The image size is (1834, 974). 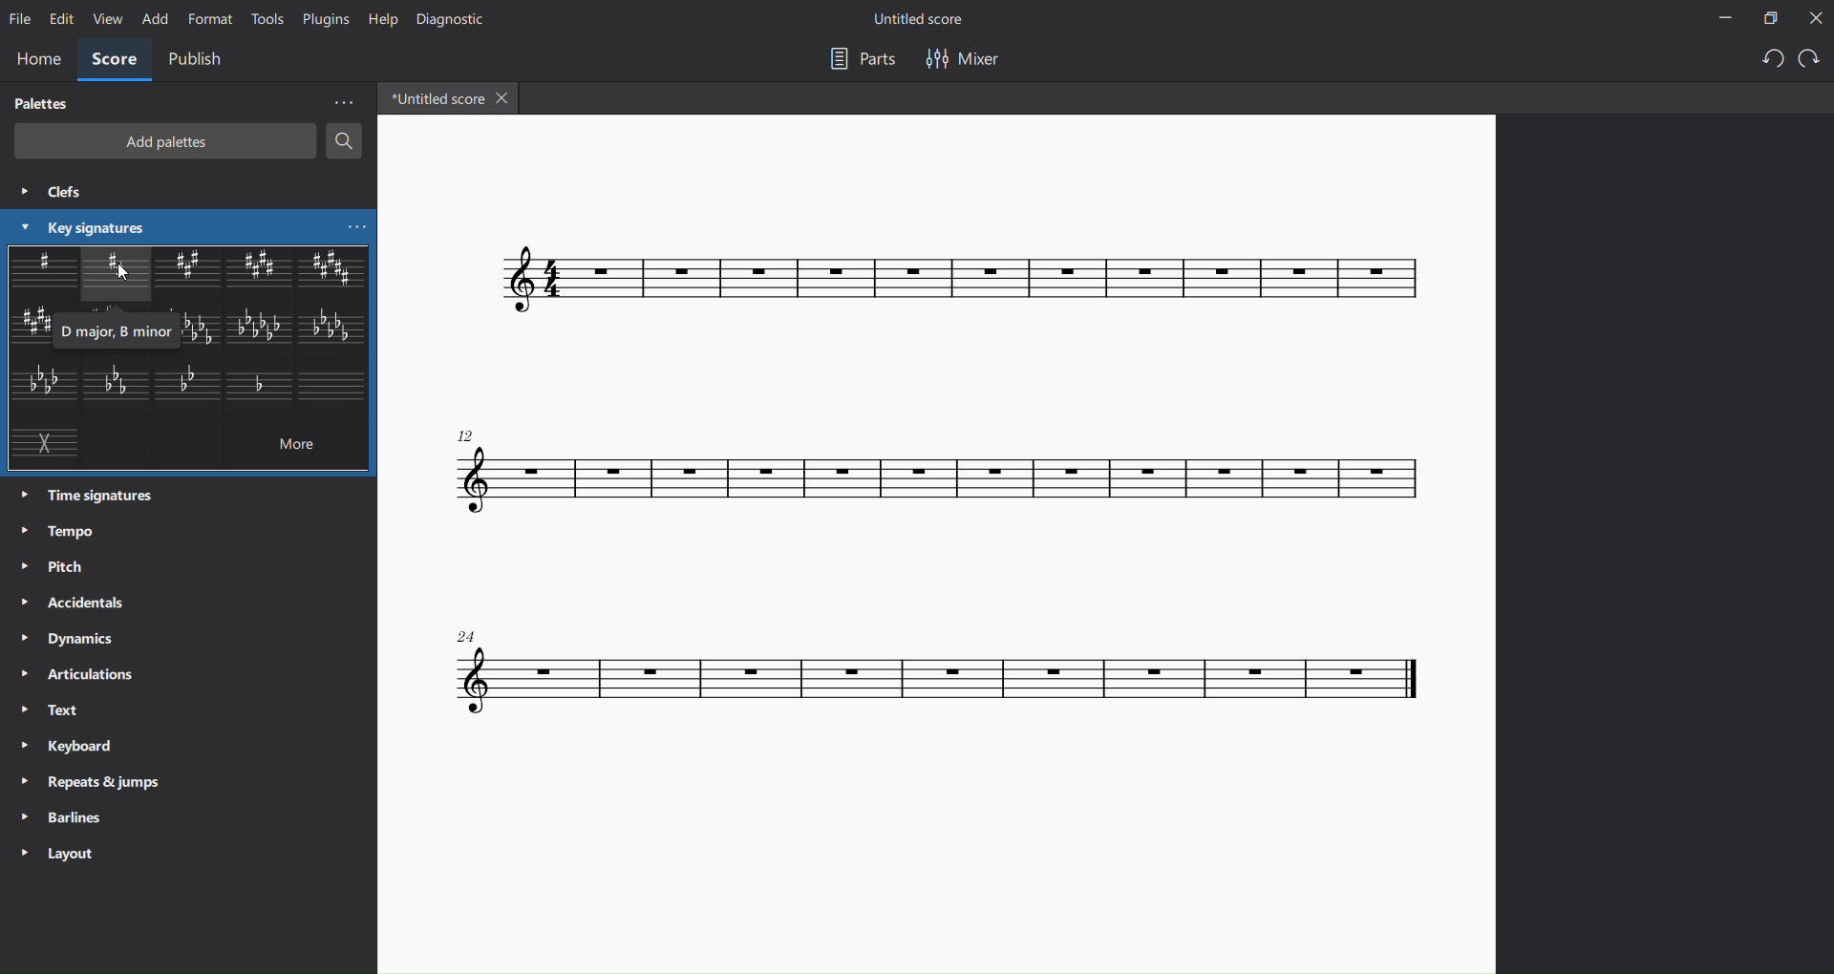 I want to click on other key signatures, so click(x=190, y=276).